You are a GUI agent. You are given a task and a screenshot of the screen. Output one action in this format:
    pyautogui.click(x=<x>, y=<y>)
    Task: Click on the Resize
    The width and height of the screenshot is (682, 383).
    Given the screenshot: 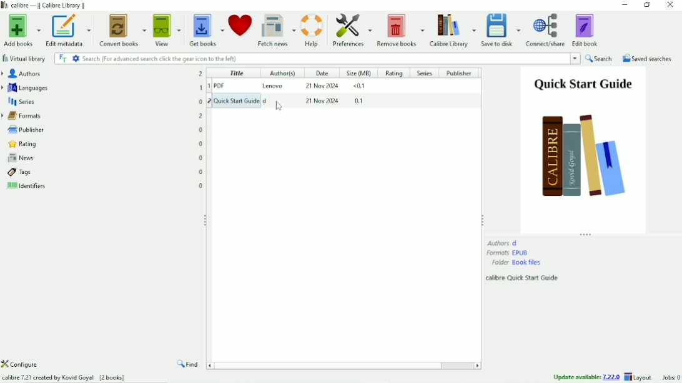 What is the action you would take?
    pyautogui.click(x=586, y=235)
    